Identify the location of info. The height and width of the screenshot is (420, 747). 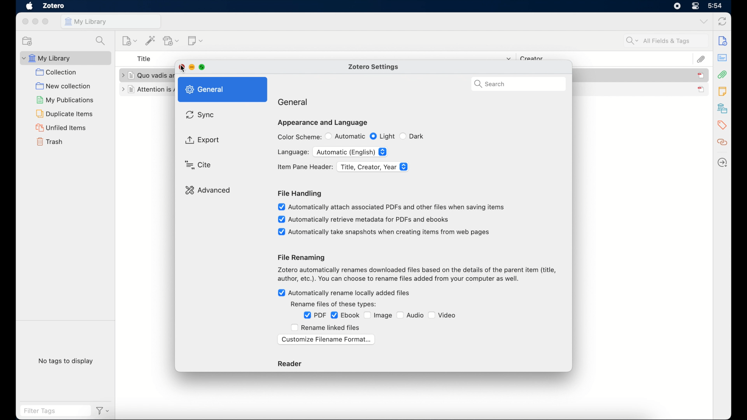
(722, 41).